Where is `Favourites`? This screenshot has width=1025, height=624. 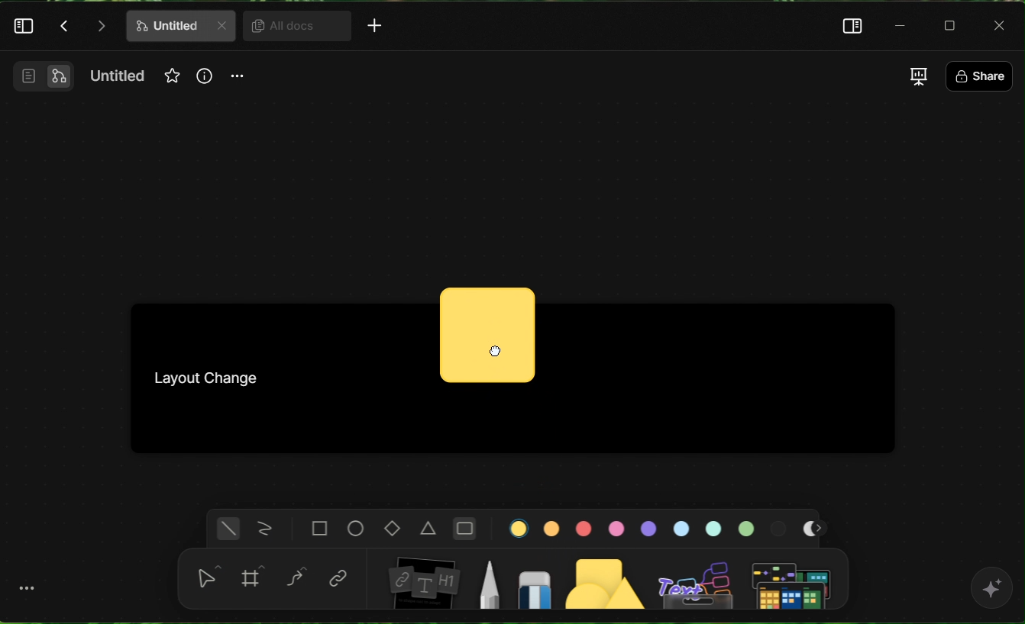 Favourites is located at coordinates (170, 75).